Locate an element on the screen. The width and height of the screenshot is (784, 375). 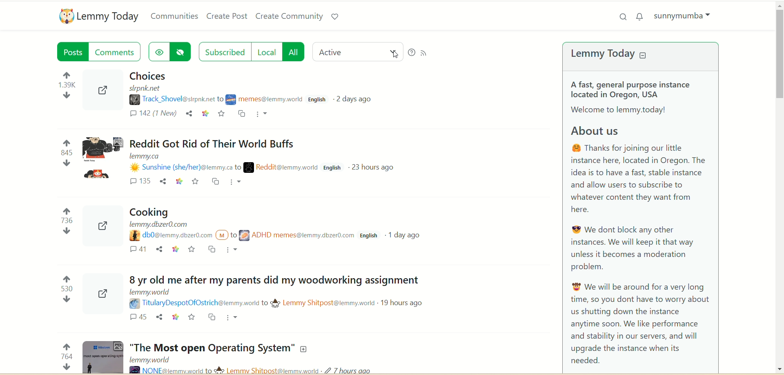
hide posts is located at coordinates (183, 52).